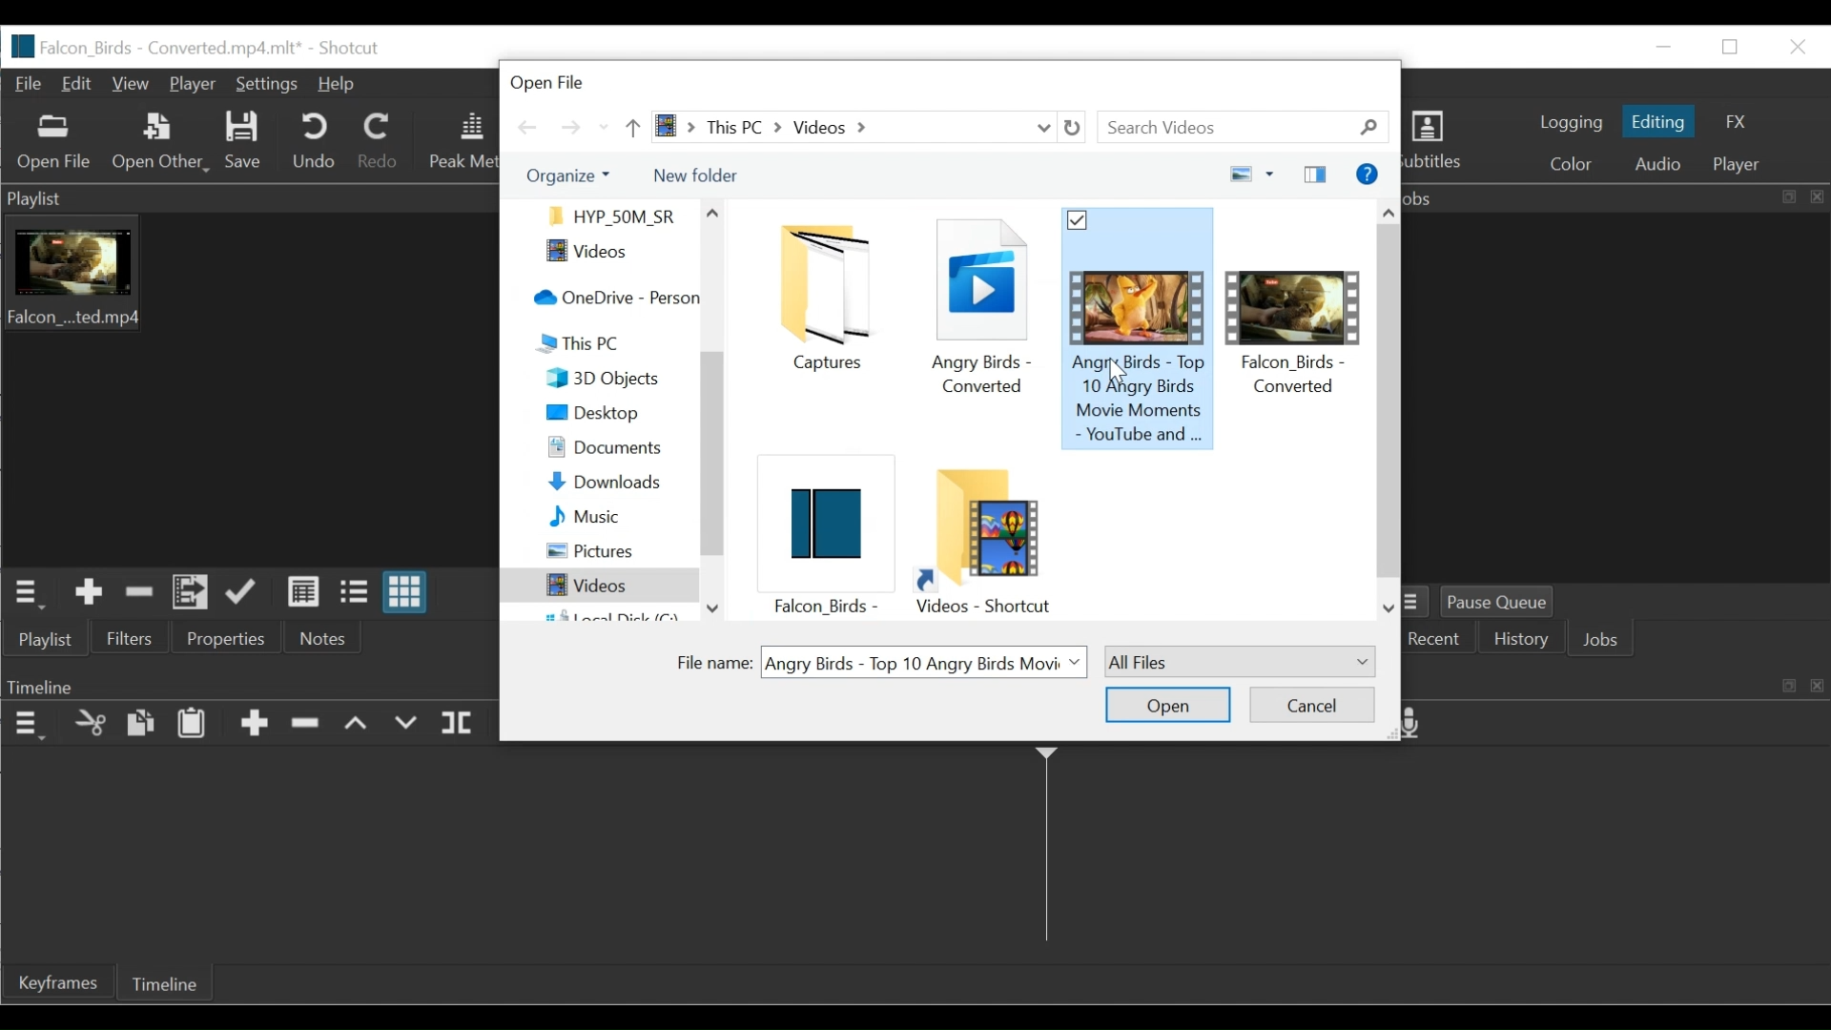  What do you see at coordinates (140, 724) in the screenshot?
I see `Copy` at bounding box center [140, 724].